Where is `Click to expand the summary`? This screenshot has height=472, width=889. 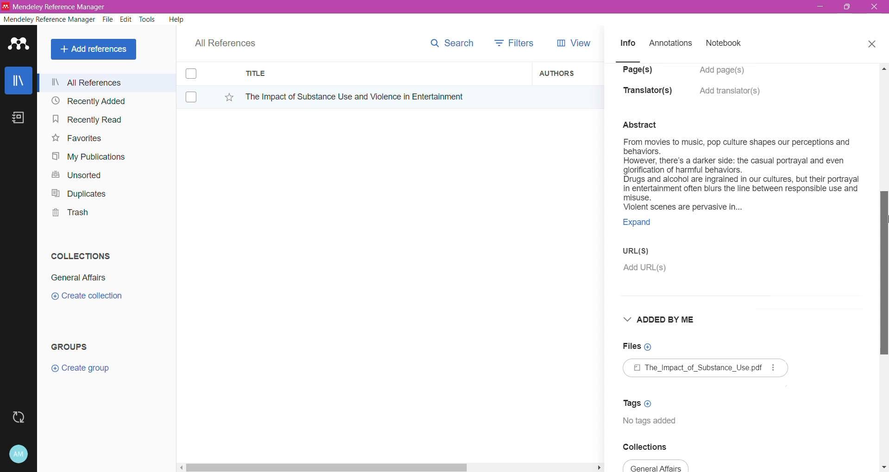 Click to expand the summary is located at coordinates (644, 223).